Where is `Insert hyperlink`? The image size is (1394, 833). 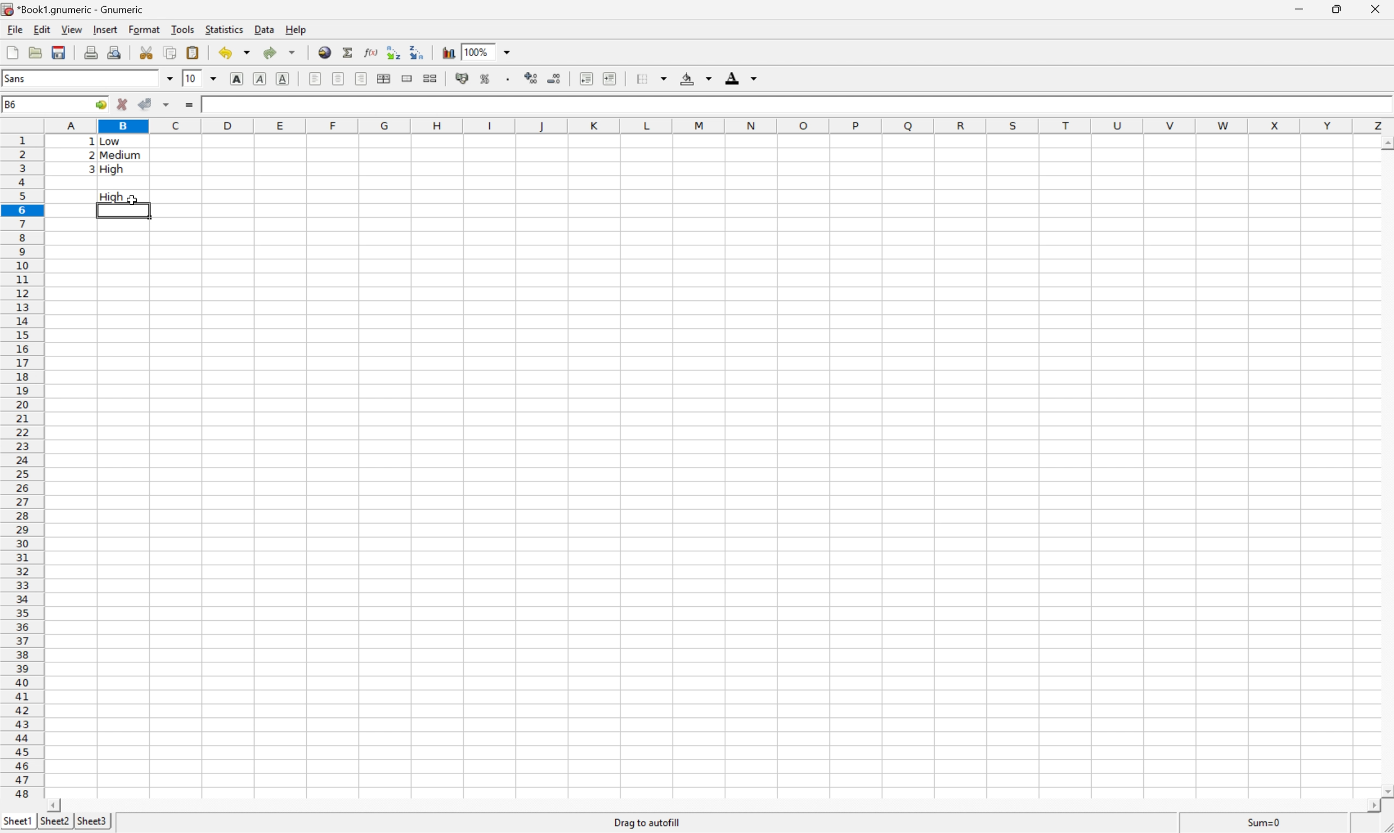 Insert hyperlink is located at coordinates (325, 52).